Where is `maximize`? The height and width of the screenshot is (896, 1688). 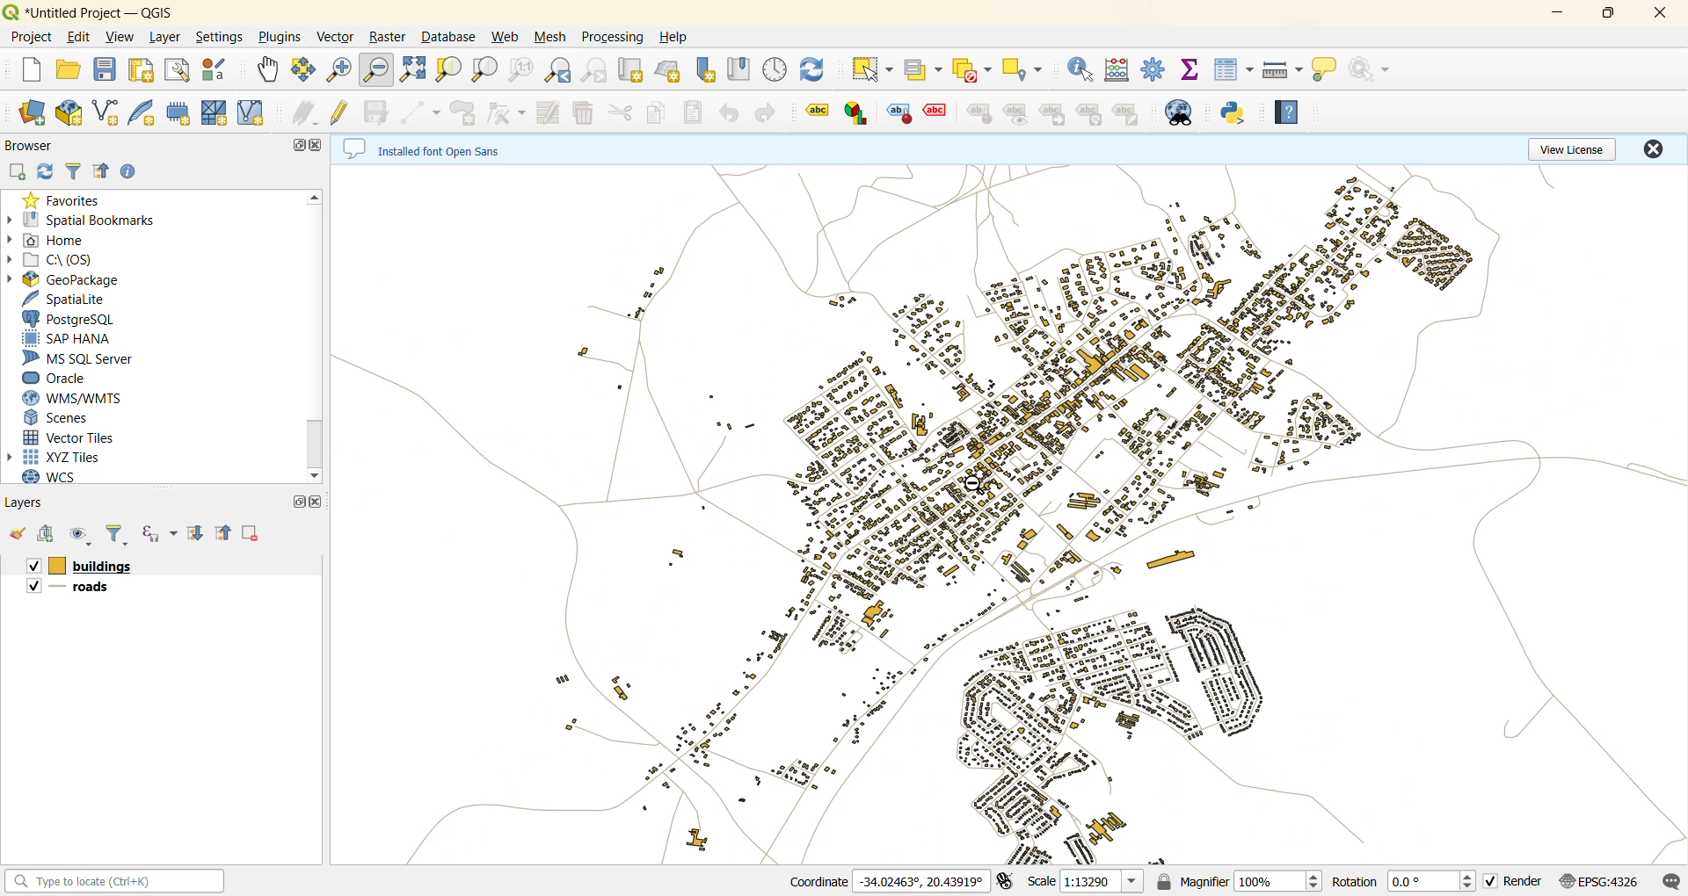
maximize is located at coordinates (295, 505).